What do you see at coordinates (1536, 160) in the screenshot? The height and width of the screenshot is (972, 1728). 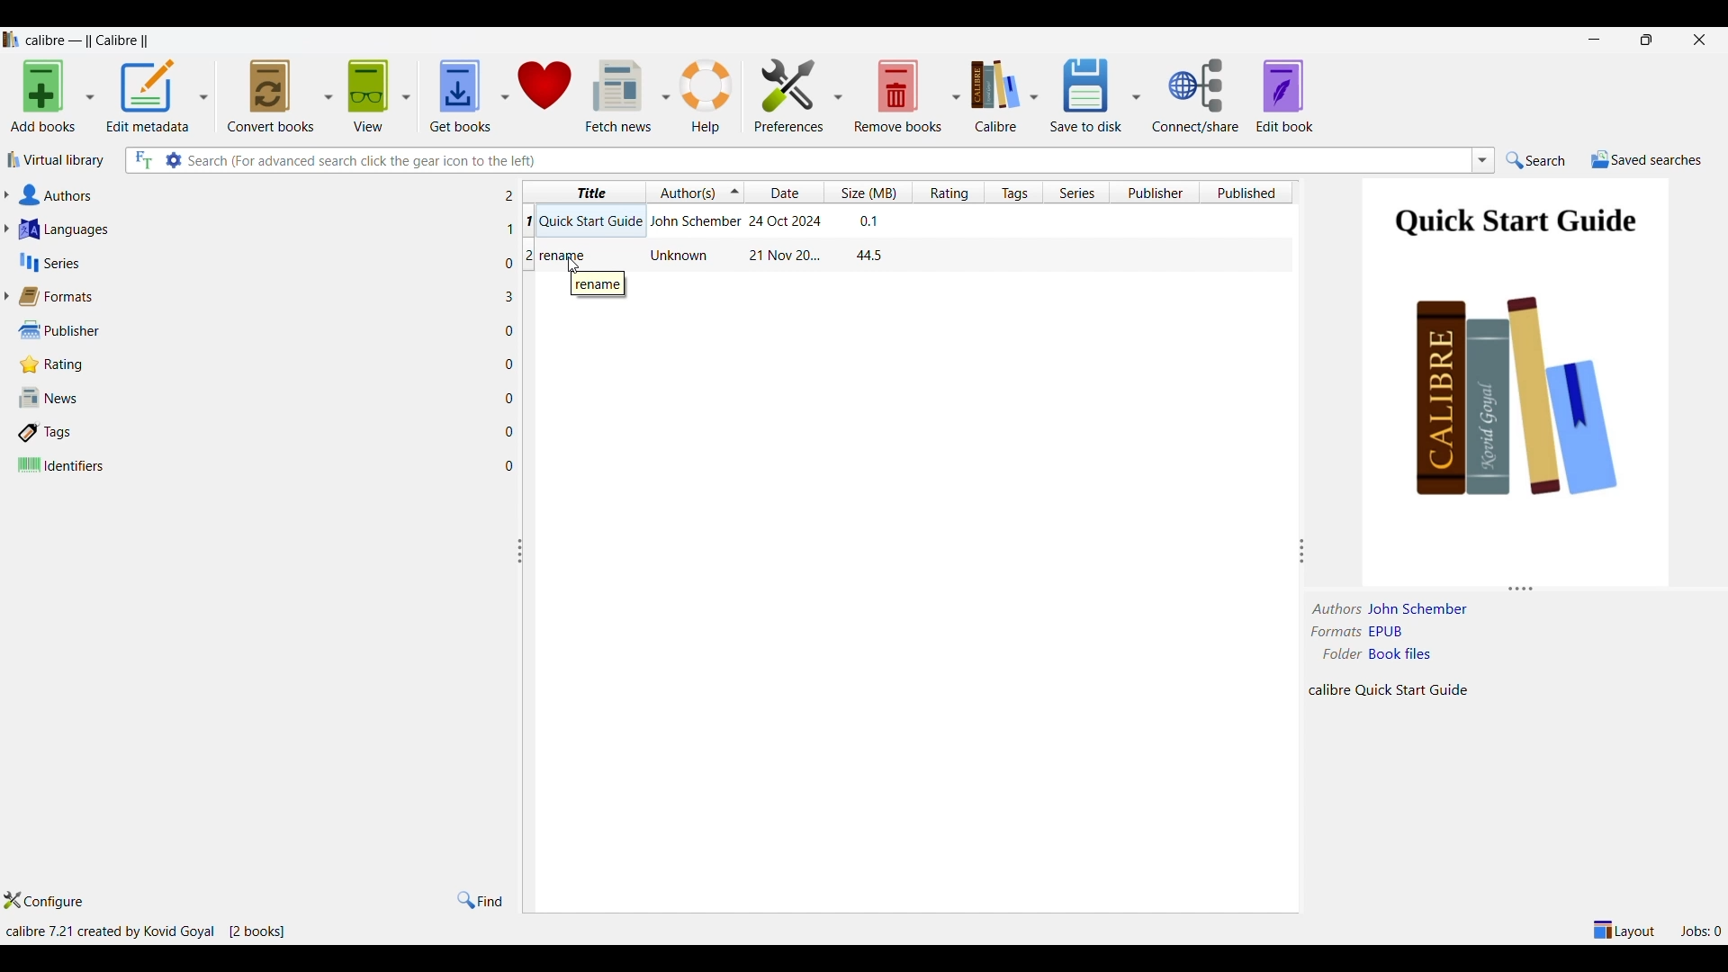 I see `Search` at bounding box center [1536, 160].